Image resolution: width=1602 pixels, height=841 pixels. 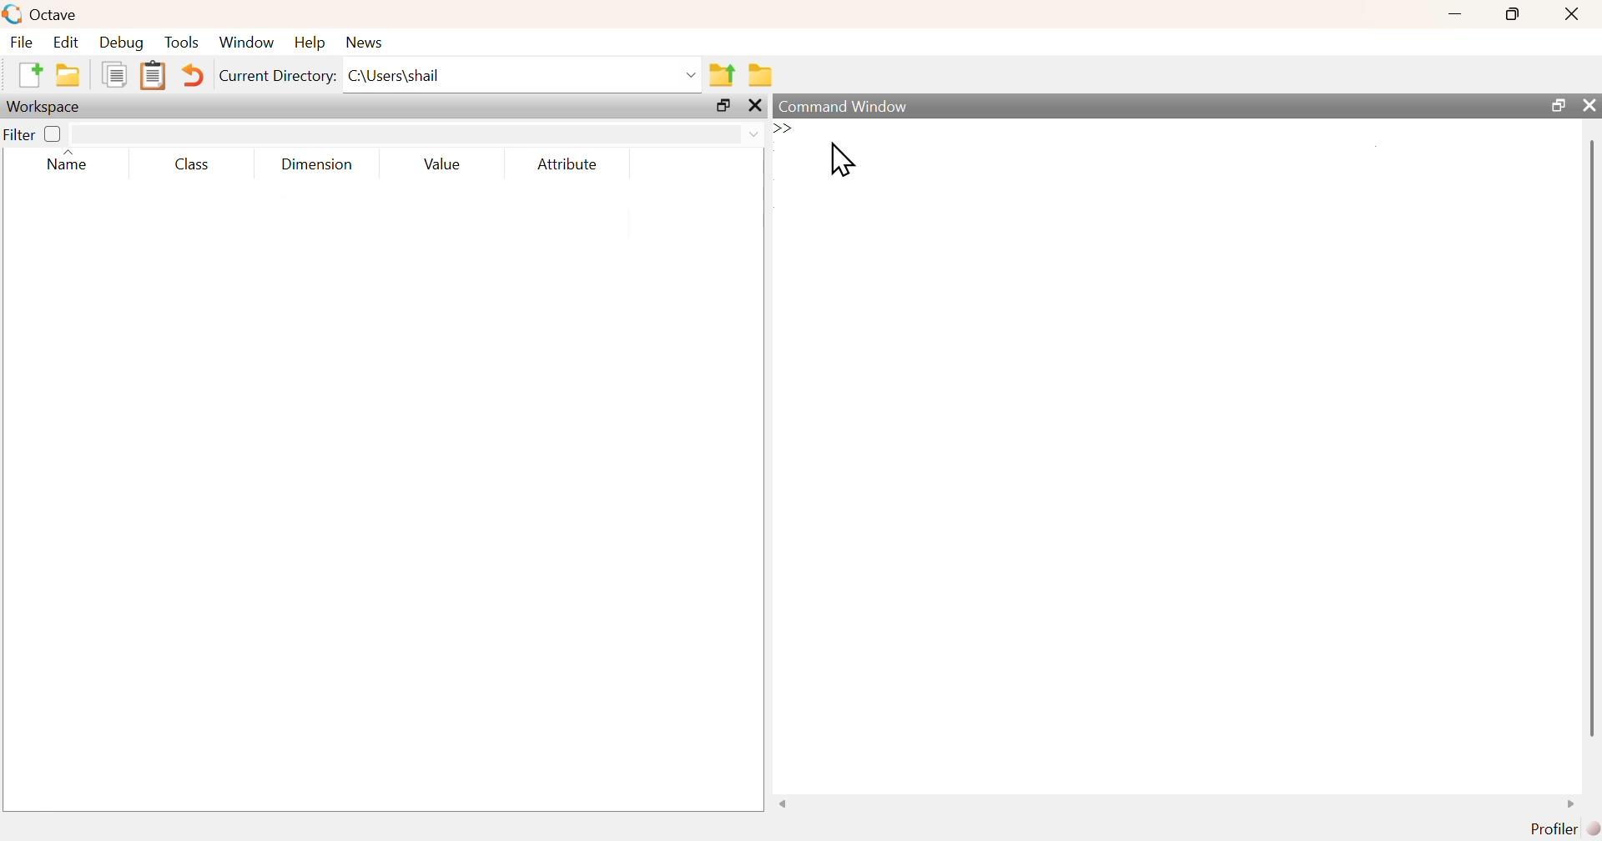 I want to click on Attribute, so click(x=568, y=164).